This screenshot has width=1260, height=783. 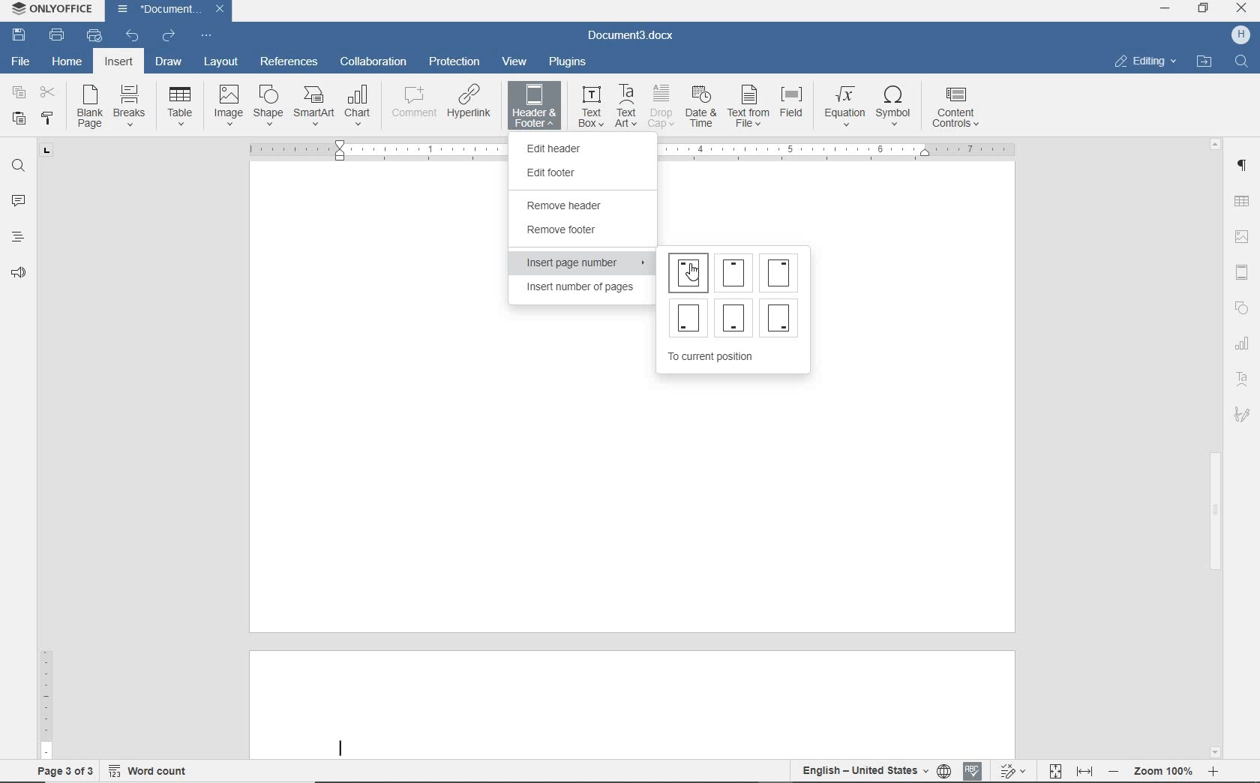 What do you see at coordinates (534, 106) in the screenshot?
I see `HEADER & FOOTER` at bounding box center [534, 106].